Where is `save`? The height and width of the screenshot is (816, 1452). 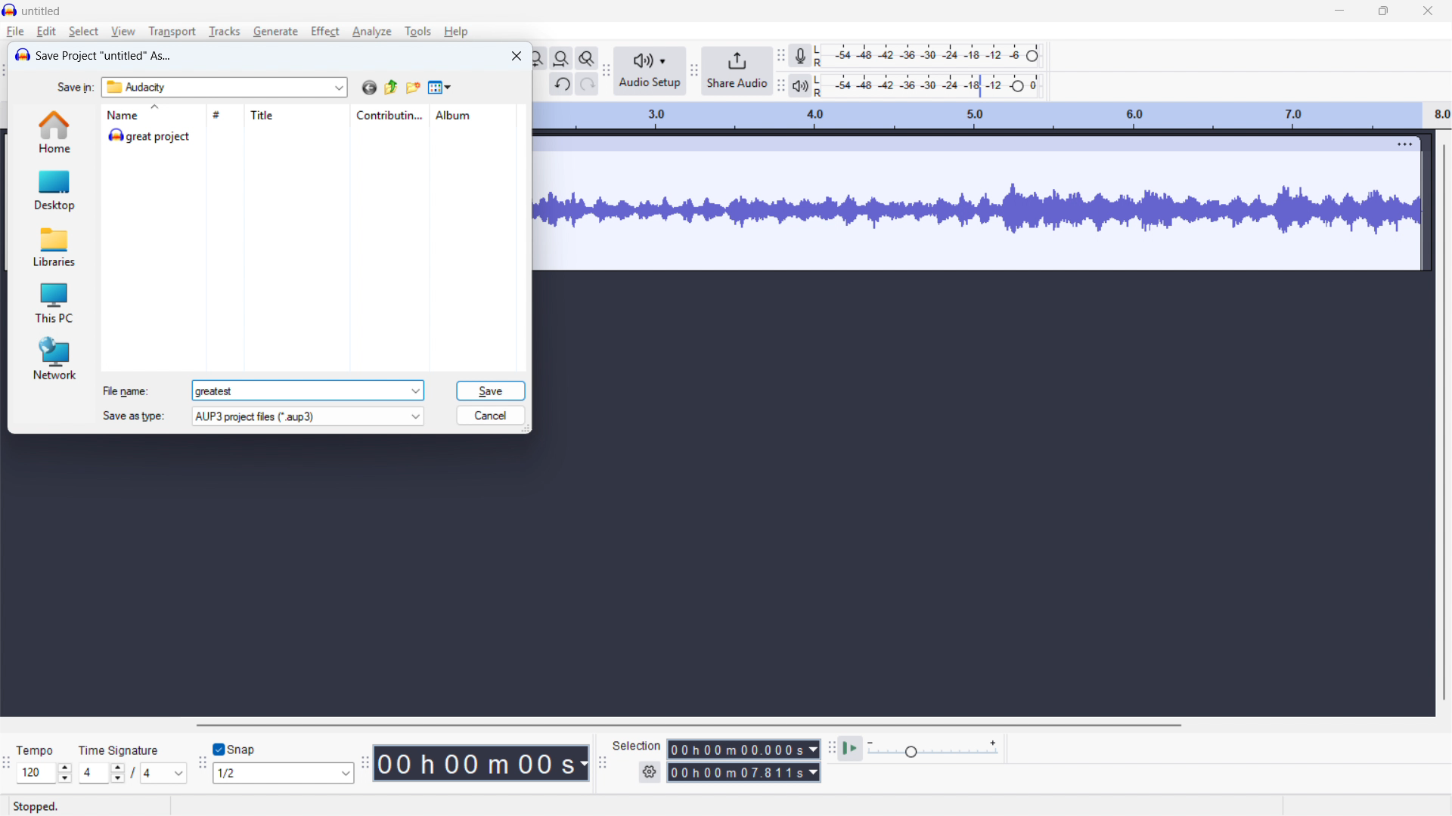 save is located at coordinates (490, 391).